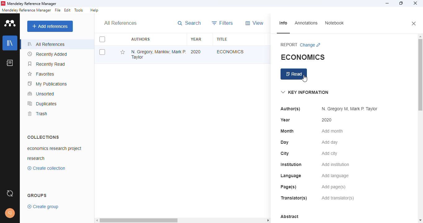 The height and width of the screenshot is (223, 423). Describe the element at coordinates (48, 84) in the screenshot. I see `my publications` at that location.